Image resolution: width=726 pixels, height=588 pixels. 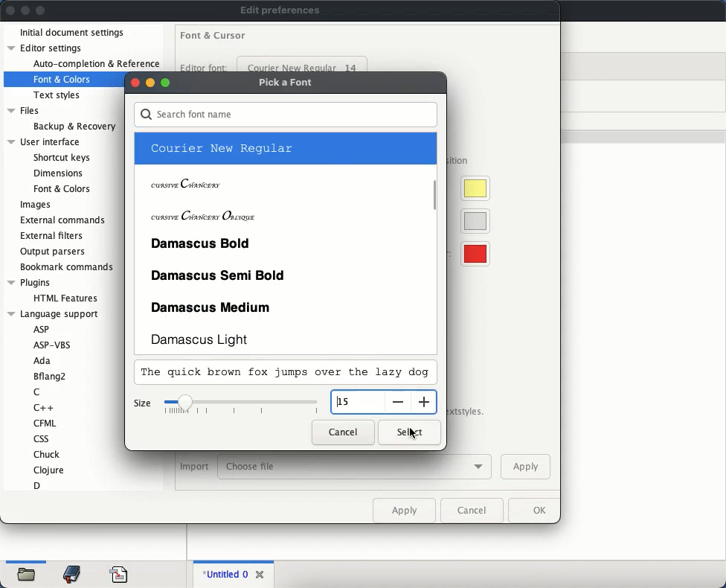 What do you see at coordinates (213, 33) in the screenshot?
I see `font and cursor` at bounding box center [213, 33].